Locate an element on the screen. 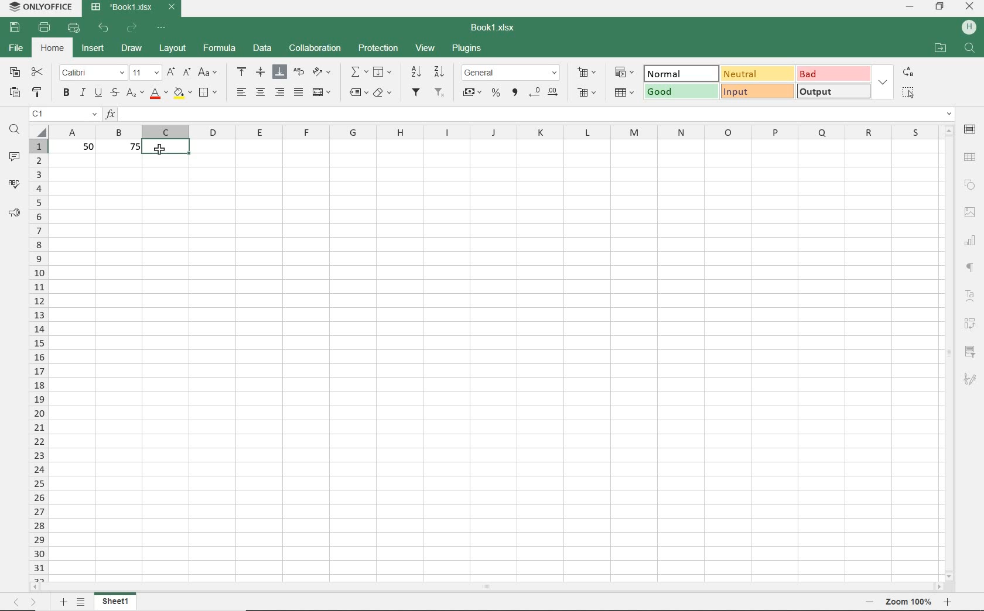  find is located at coordinates (14, 131).